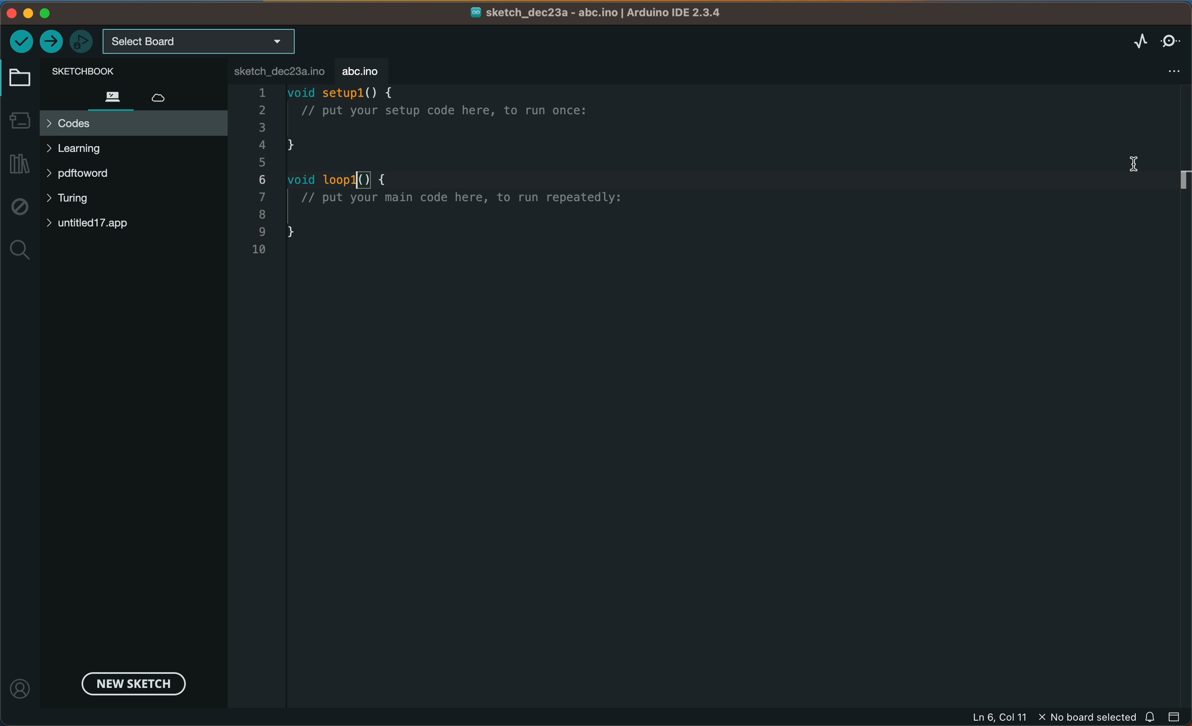 The width and height of the screenshot is (1192, 726). What do you see at coordinates (97, 148) in the screenshot?
I see `learning` at bounding box center [97, 148].